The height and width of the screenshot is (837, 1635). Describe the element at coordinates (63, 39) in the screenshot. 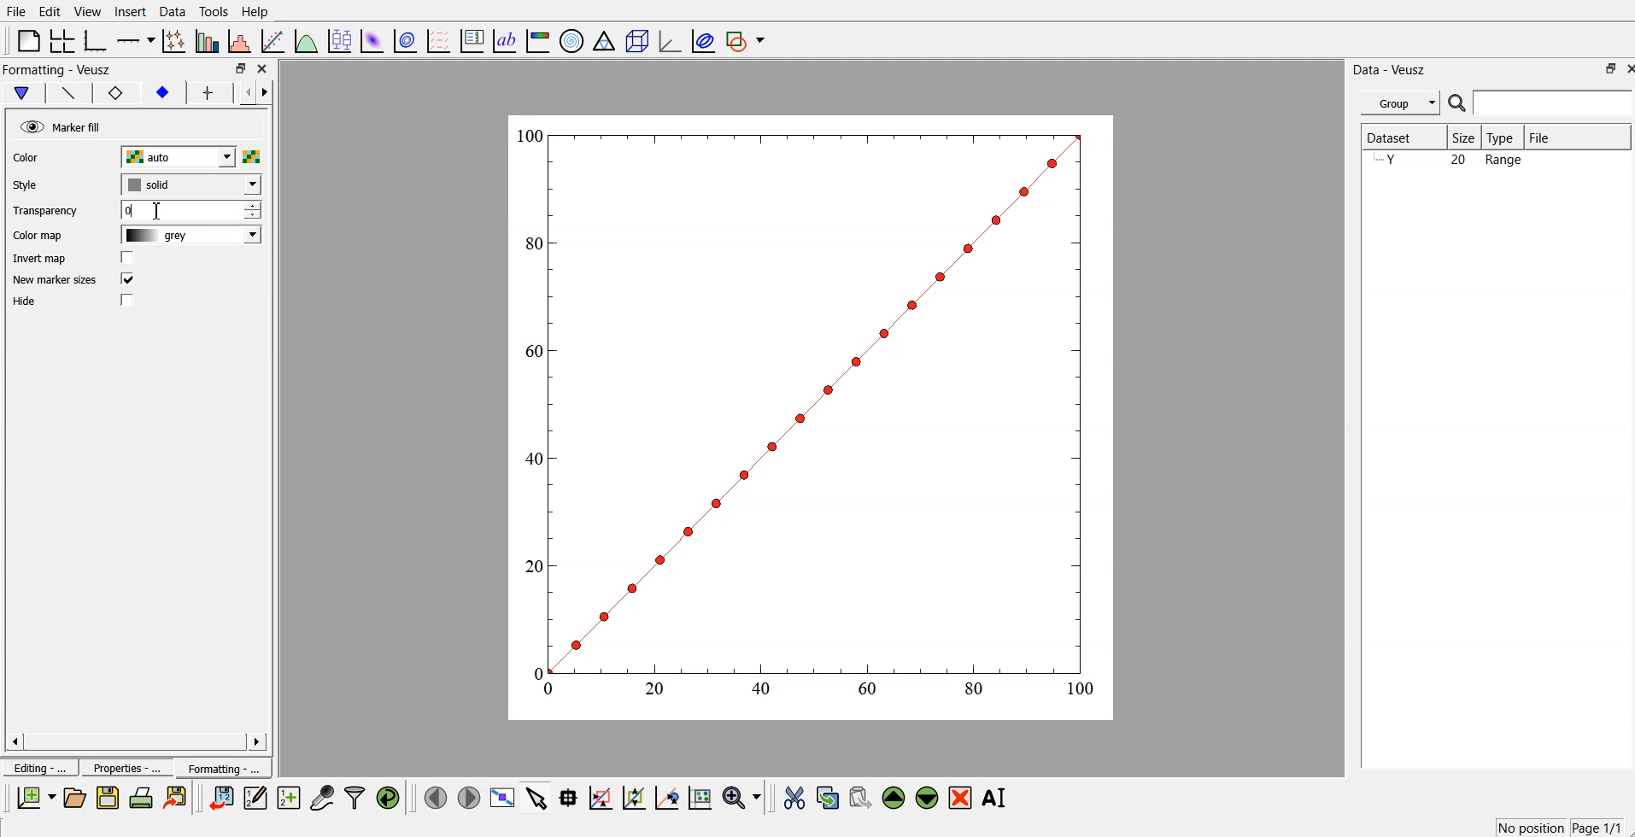

I see `arrange a graph in a grid` at that location.